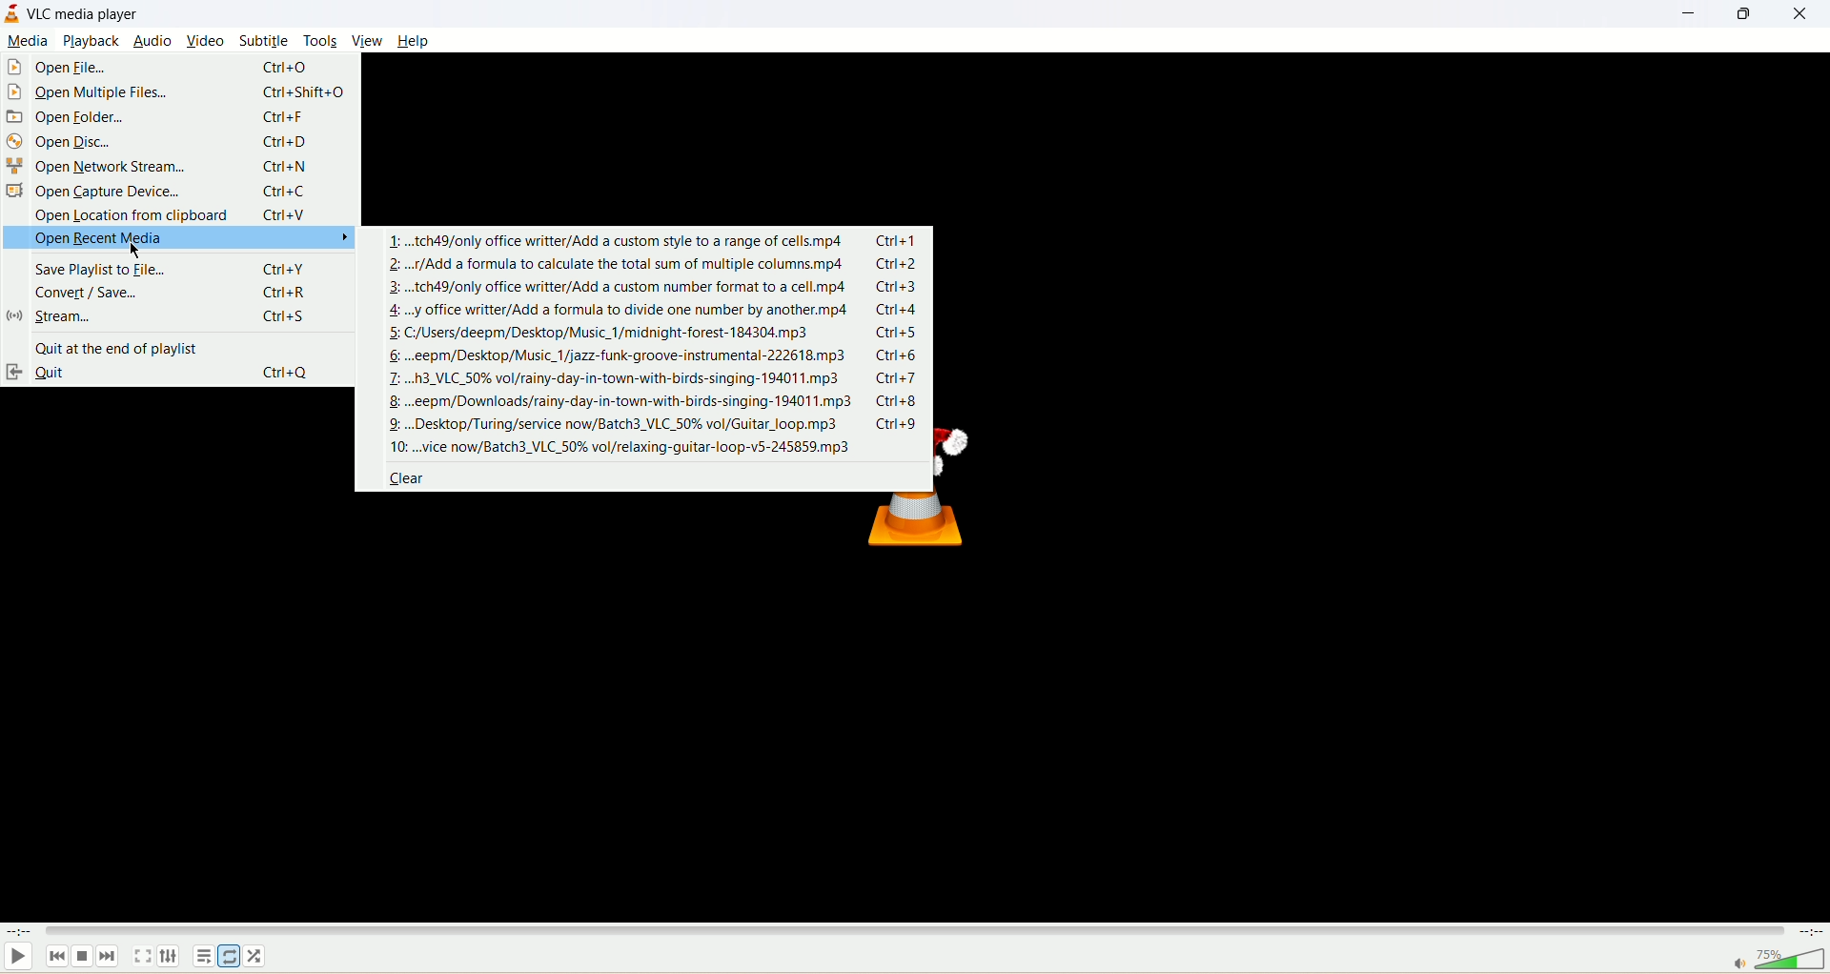  Describe the element at coordinates (654, 476) in the screenshot. I see `clear` at that location.